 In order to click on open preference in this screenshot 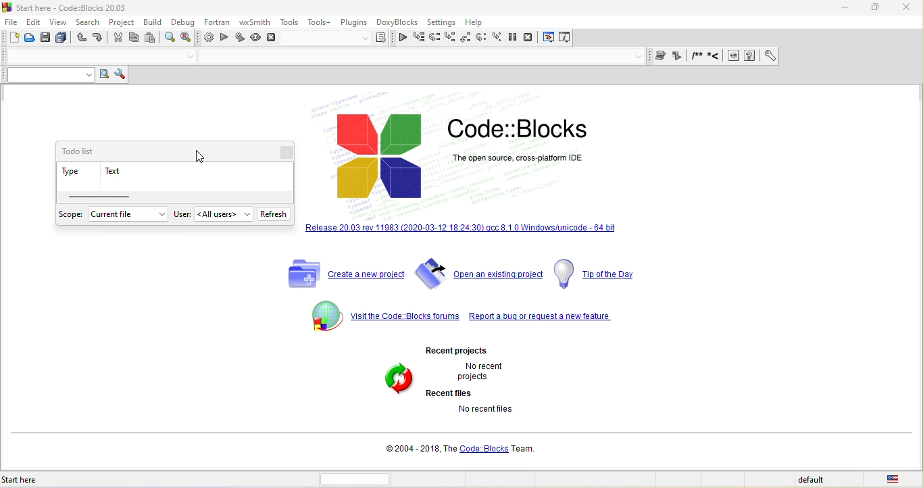, I will do `click(770, 56)`.